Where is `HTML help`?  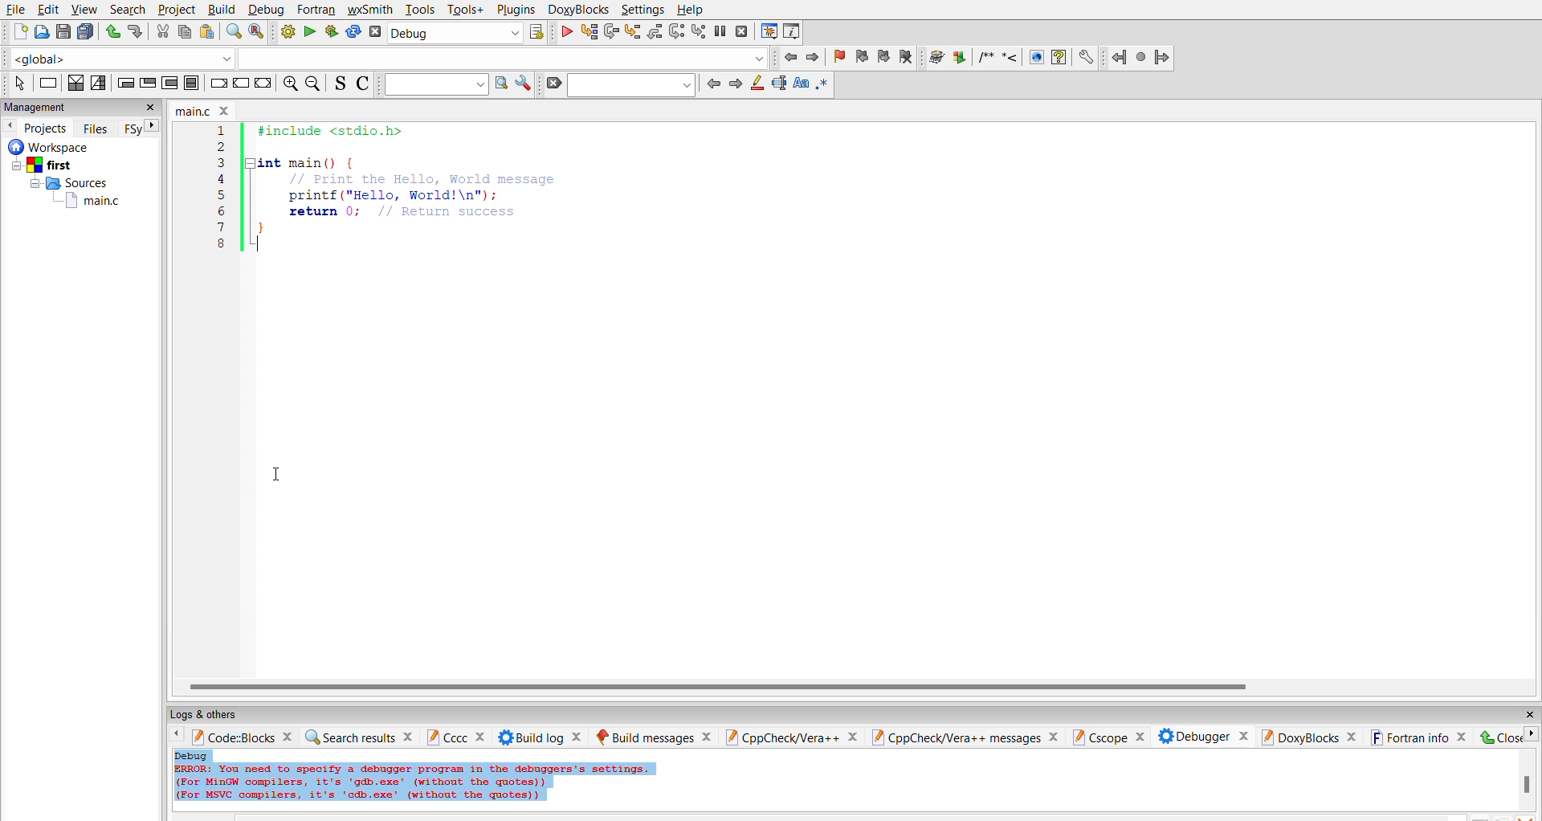
HTML help is located at coordinates (1061, 57).